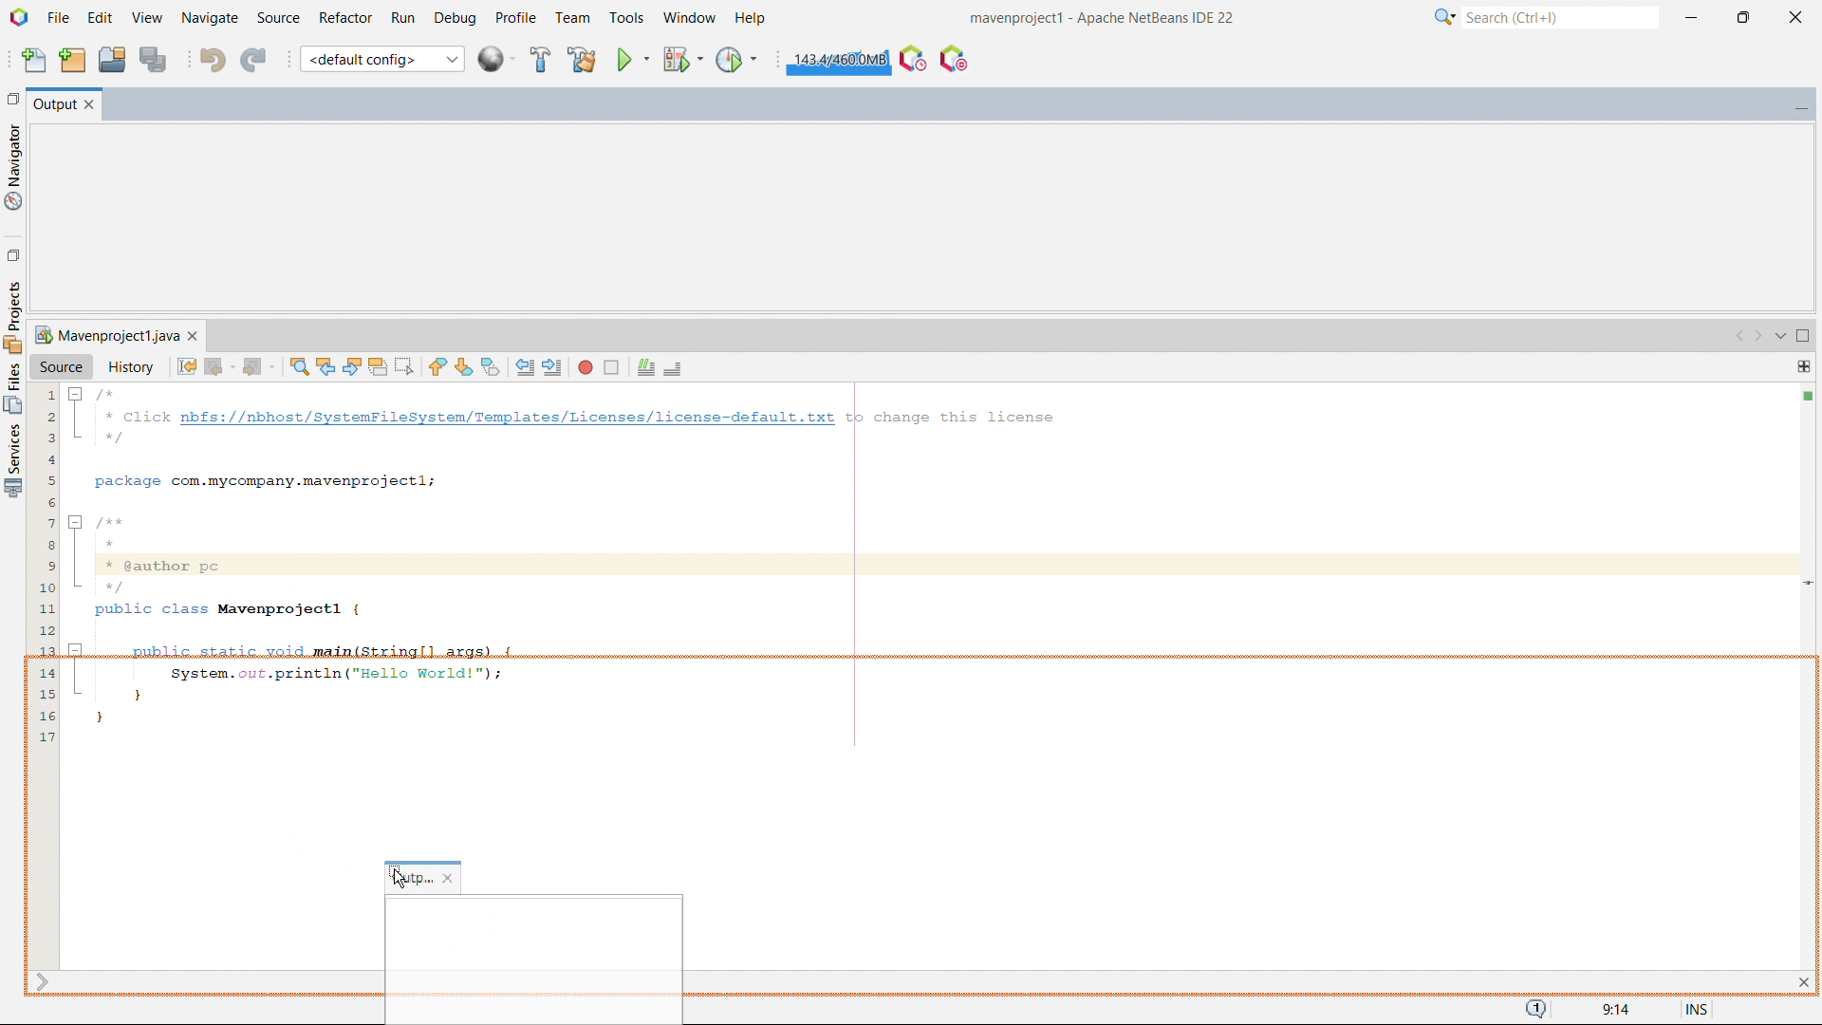  Describe the element at coordinates (1690, 17) in the screenshot. I see `minimize` at that location.